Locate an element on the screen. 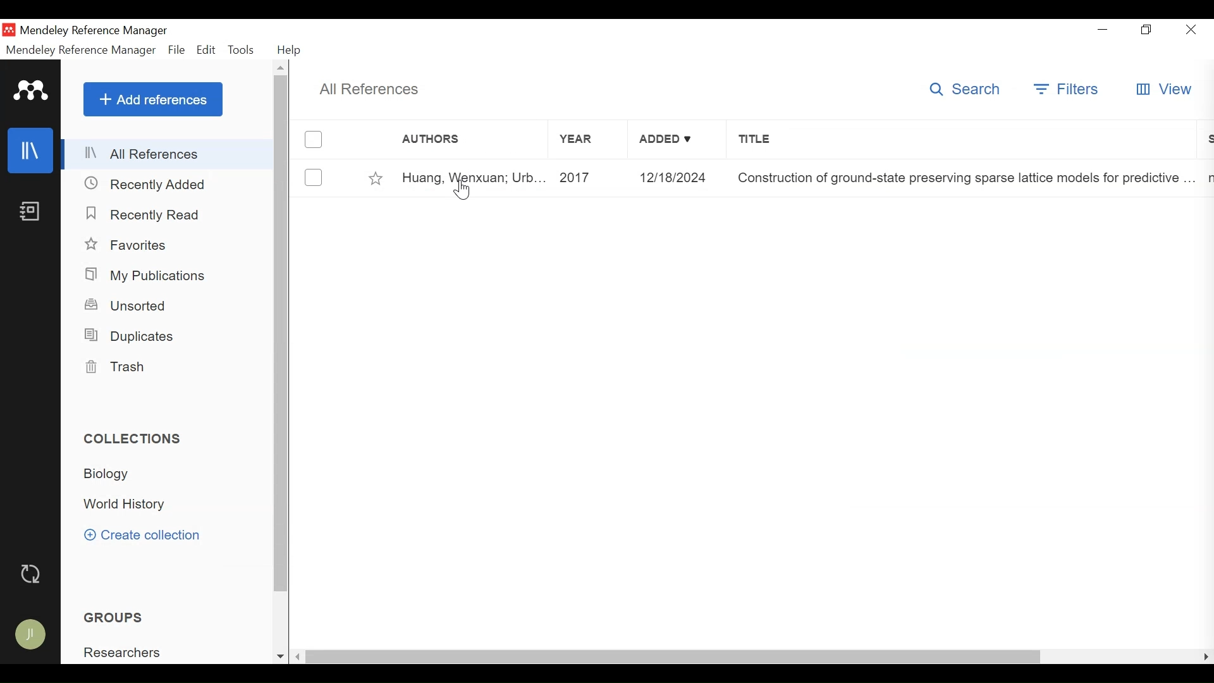 Image resolution: width=1214 pixels, height=683 pixels. (un)Select All is located at coordinates (313, 140).